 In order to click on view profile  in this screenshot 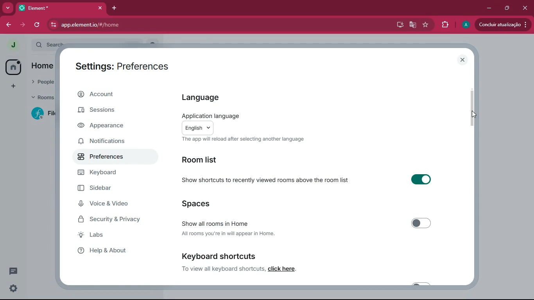, I will do `click(10, 45)`.